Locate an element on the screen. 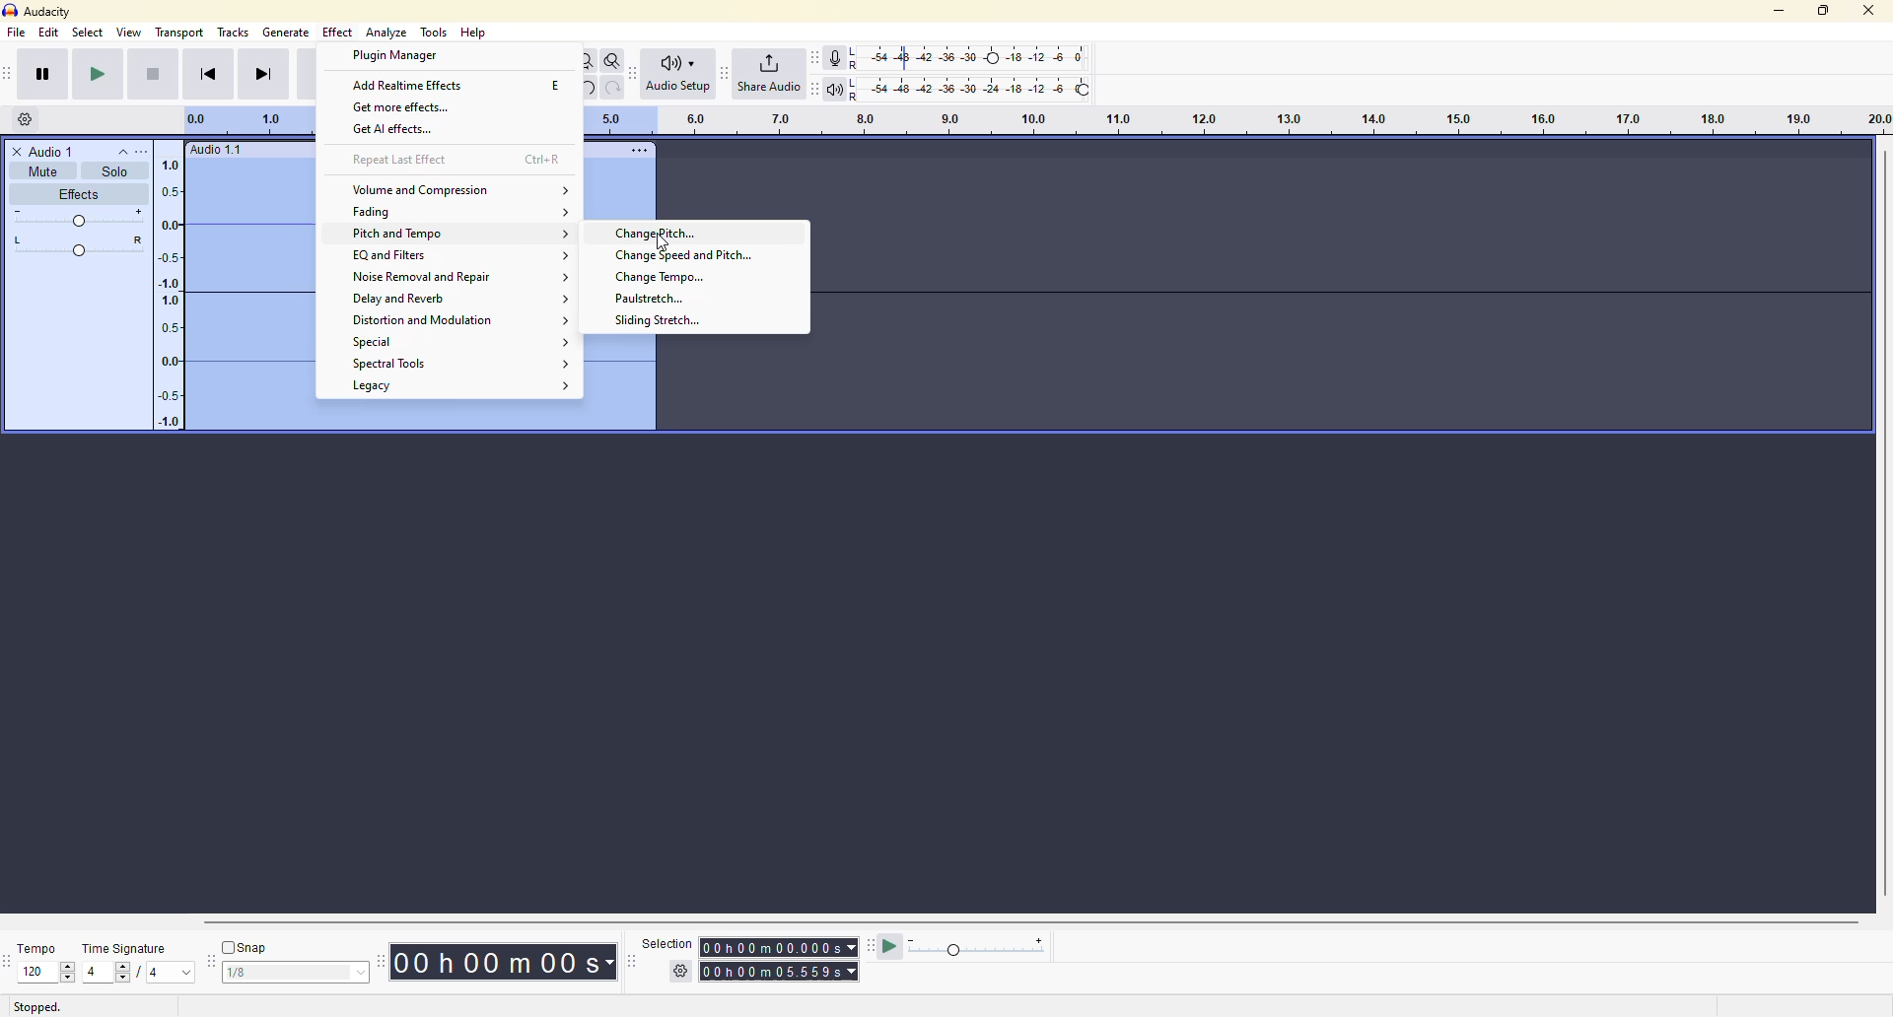 This screenshot has height=1017, width=1893. plugin manager is located at coordinates (399, 56).